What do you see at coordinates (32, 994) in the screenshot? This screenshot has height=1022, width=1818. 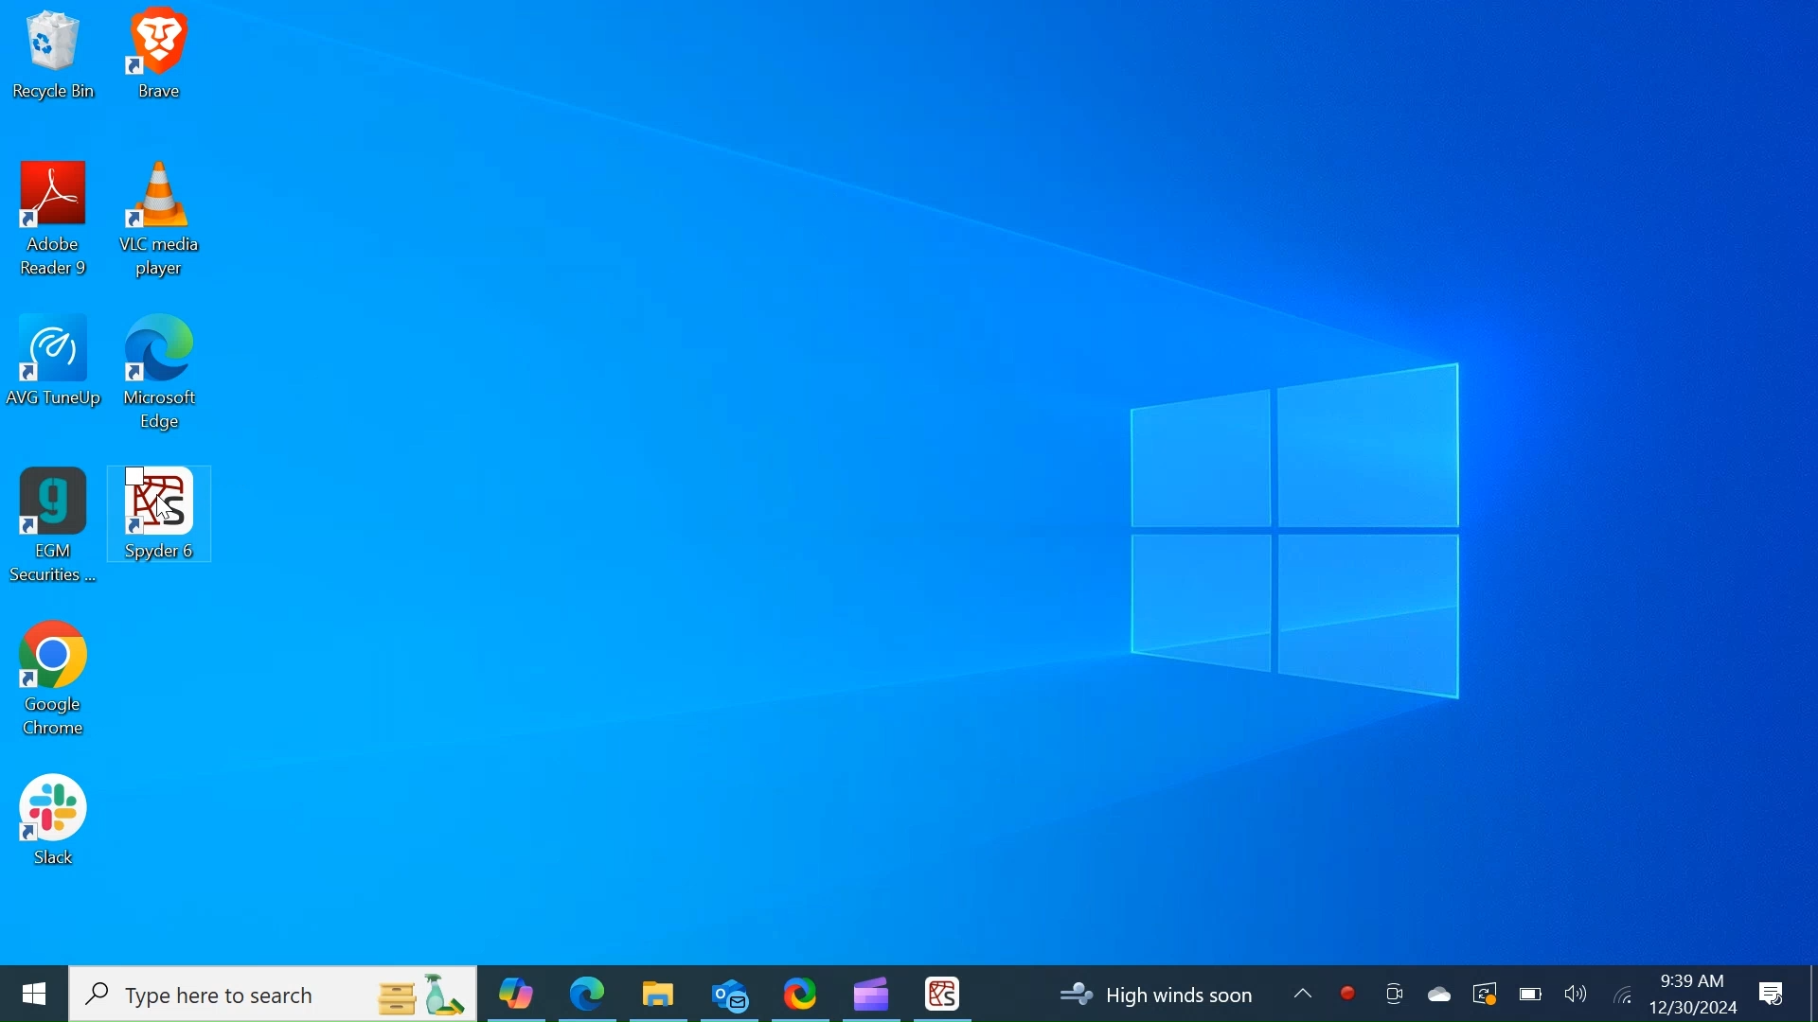 I see `start` at bounding box center [32, 994].